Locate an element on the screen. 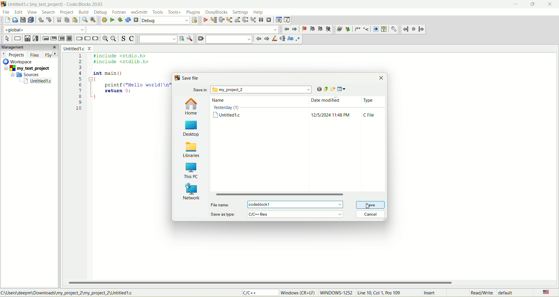 The image size is (559, 297). line, col, pos is located at coordinates (380, 293).